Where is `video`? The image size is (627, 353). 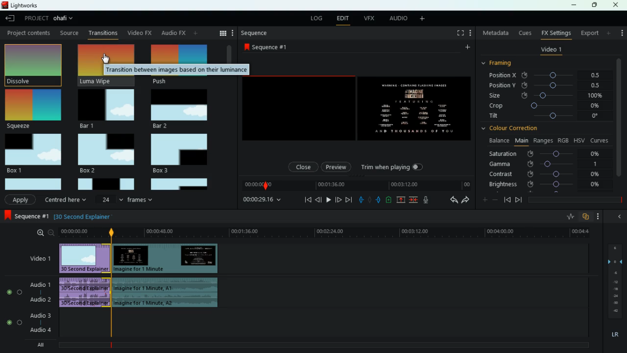 video is located at coordinates (168, 258).